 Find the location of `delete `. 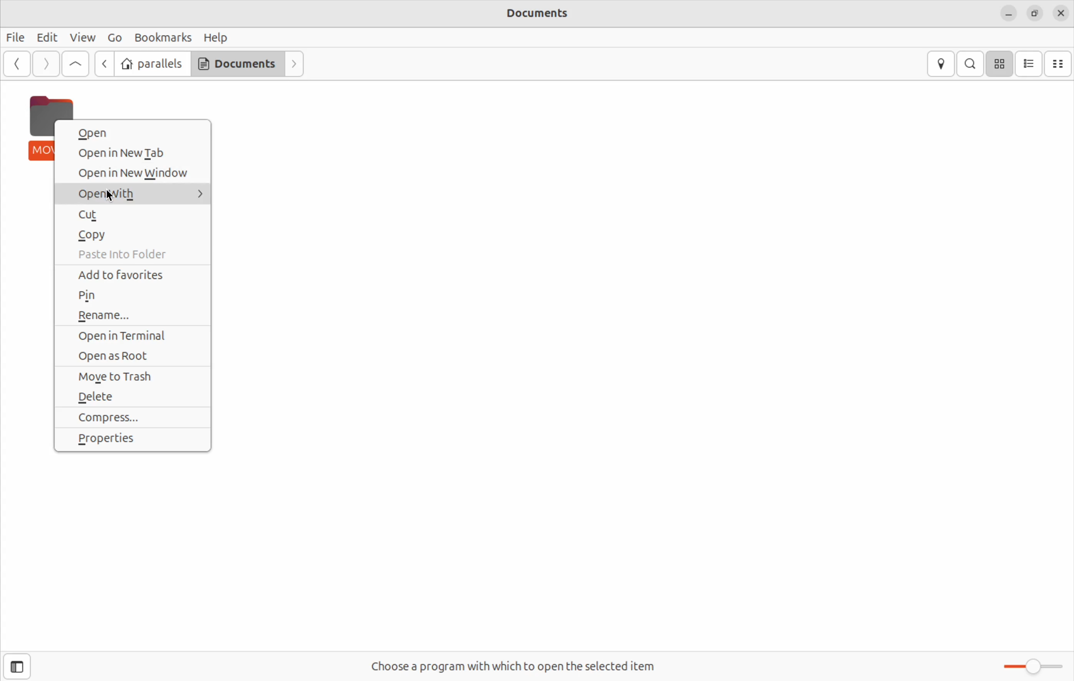

delete  is located at coordinates (130, 398).